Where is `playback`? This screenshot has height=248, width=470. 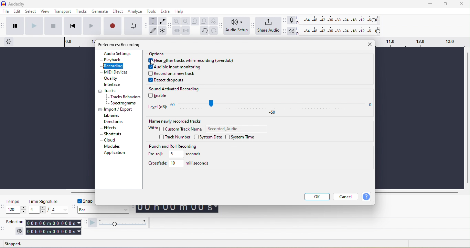 playback is located at coordinates (115, 60).